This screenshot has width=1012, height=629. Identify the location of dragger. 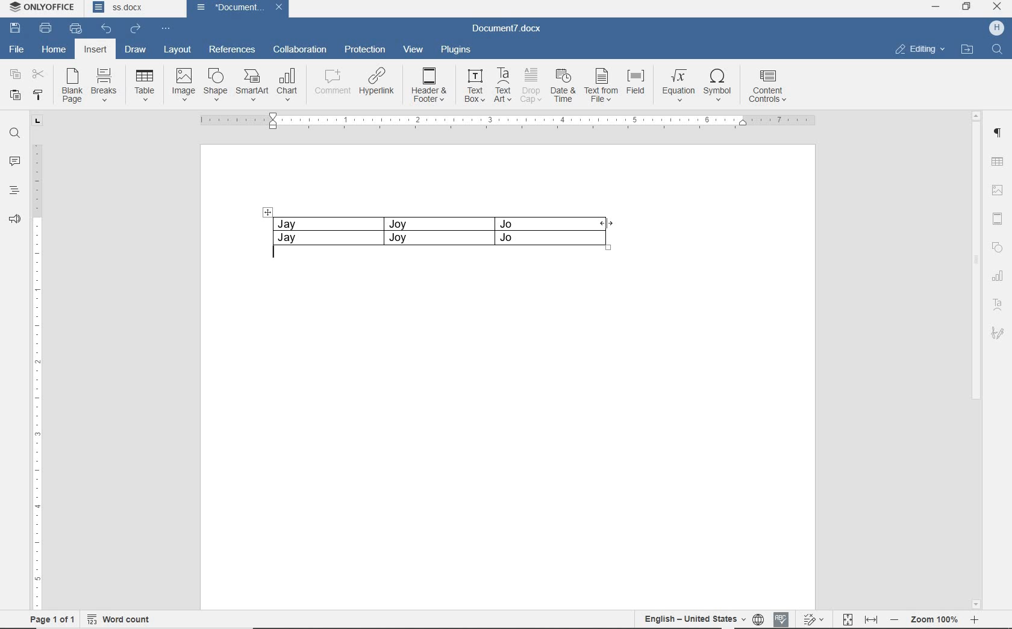
(267, 211).